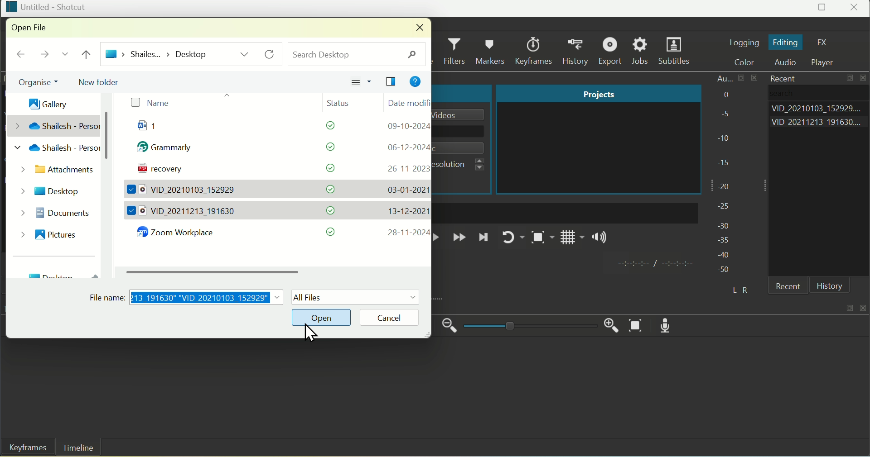  Describe the element at coordinates (108, 138) in the screenshot. I see `scrollbar` at that location.